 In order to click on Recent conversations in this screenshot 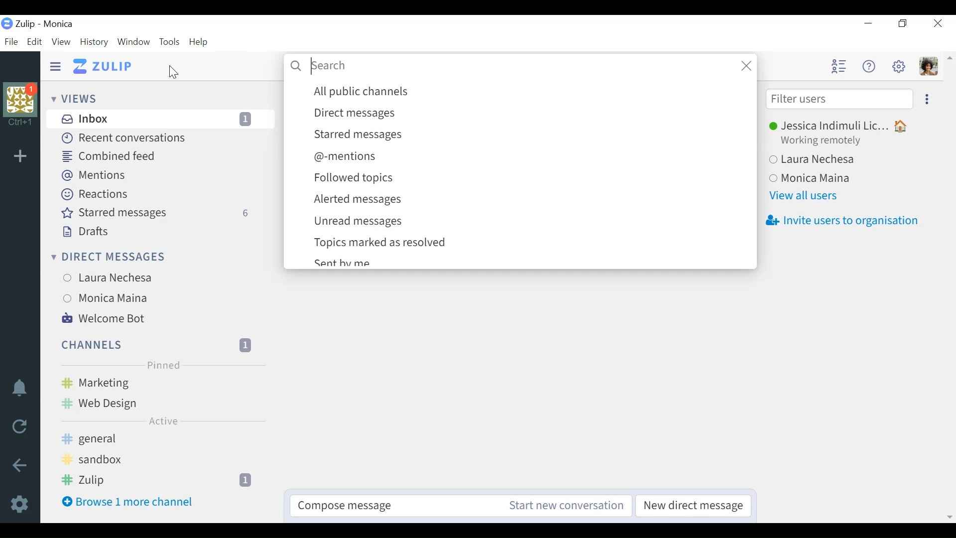, I will do `click(122, 138)`.